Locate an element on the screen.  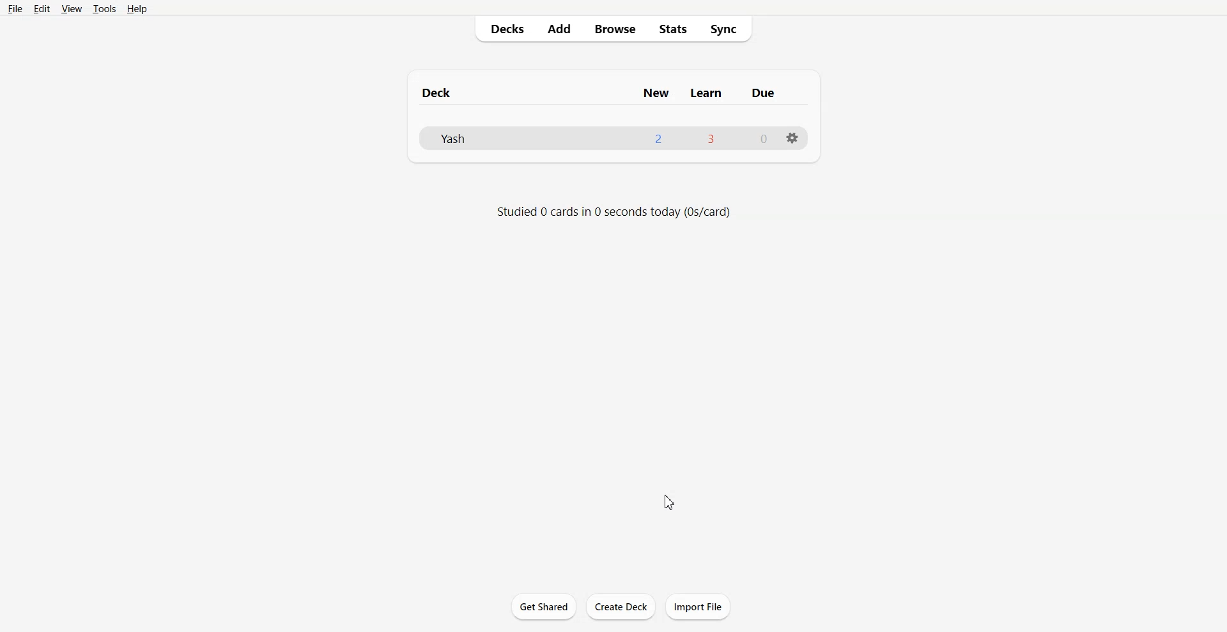
Settings is located at coordinates (792, 137).